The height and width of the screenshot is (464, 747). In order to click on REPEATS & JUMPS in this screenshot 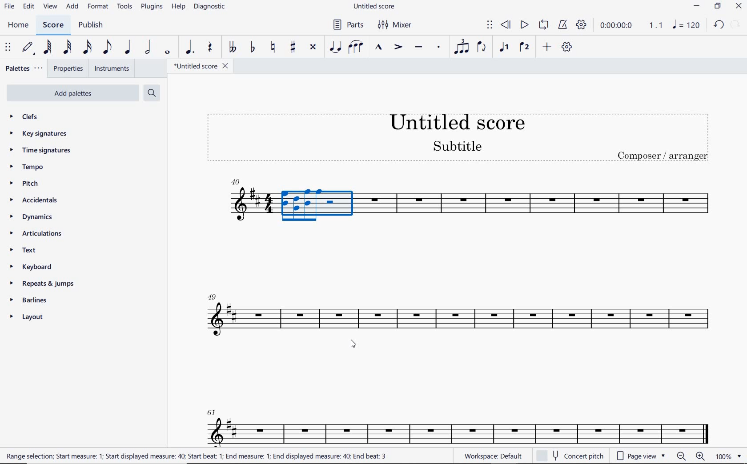, I will do `click(42, 285)`.